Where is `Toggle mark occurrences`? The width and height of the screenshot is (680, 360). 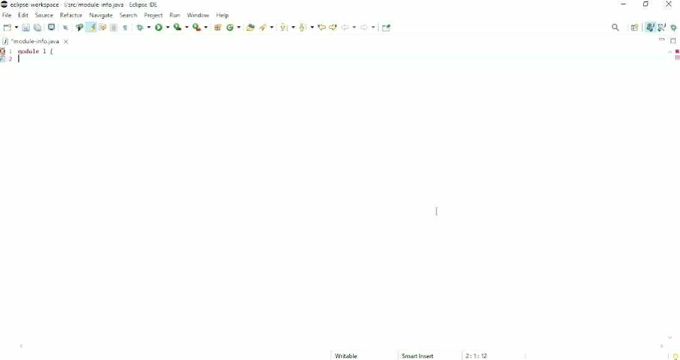
Toggle mark occurrences is located at coordinates (90, 27).